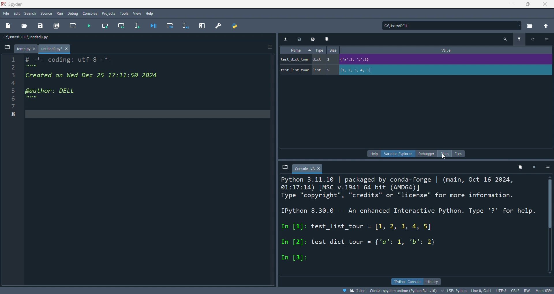 This screenshot has height=294, width=554. I want to click on open file, so click(24, 26).